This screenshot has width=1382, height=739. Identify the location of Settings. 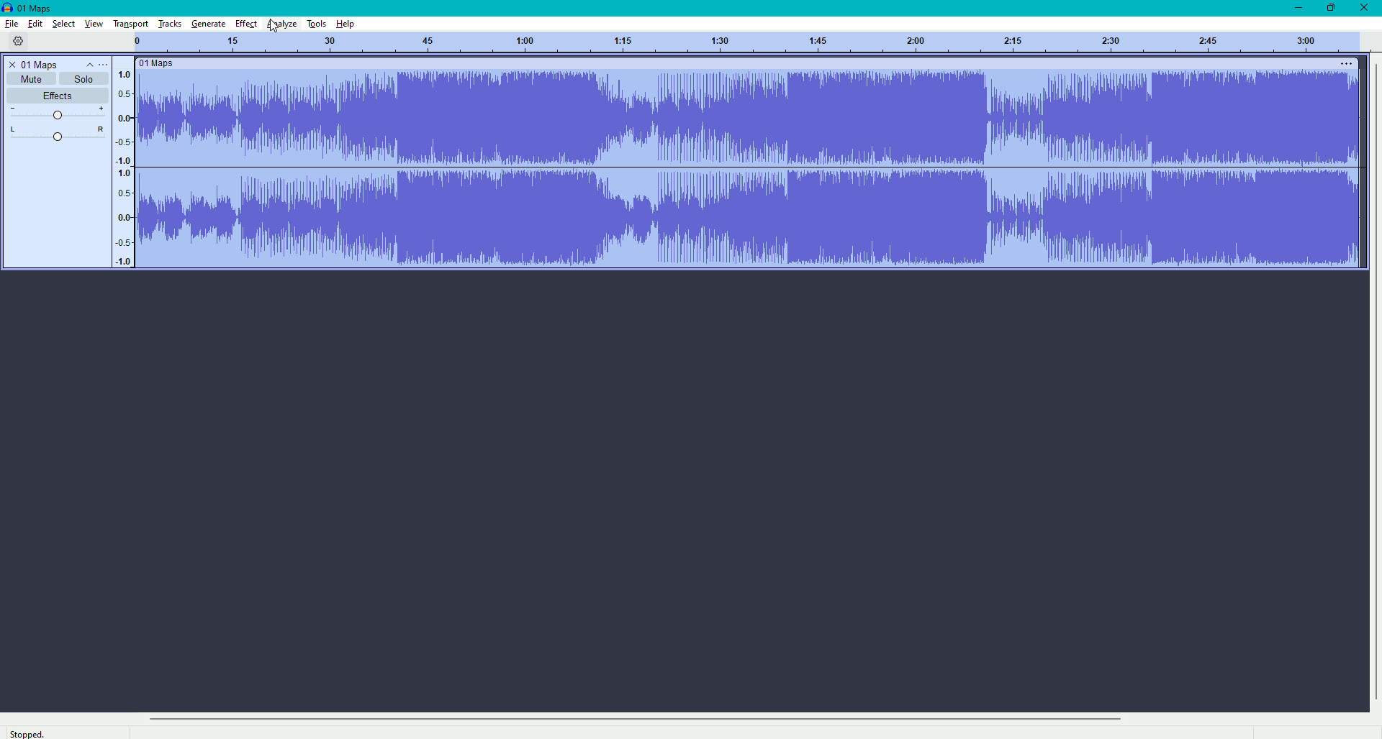
(17, 41).